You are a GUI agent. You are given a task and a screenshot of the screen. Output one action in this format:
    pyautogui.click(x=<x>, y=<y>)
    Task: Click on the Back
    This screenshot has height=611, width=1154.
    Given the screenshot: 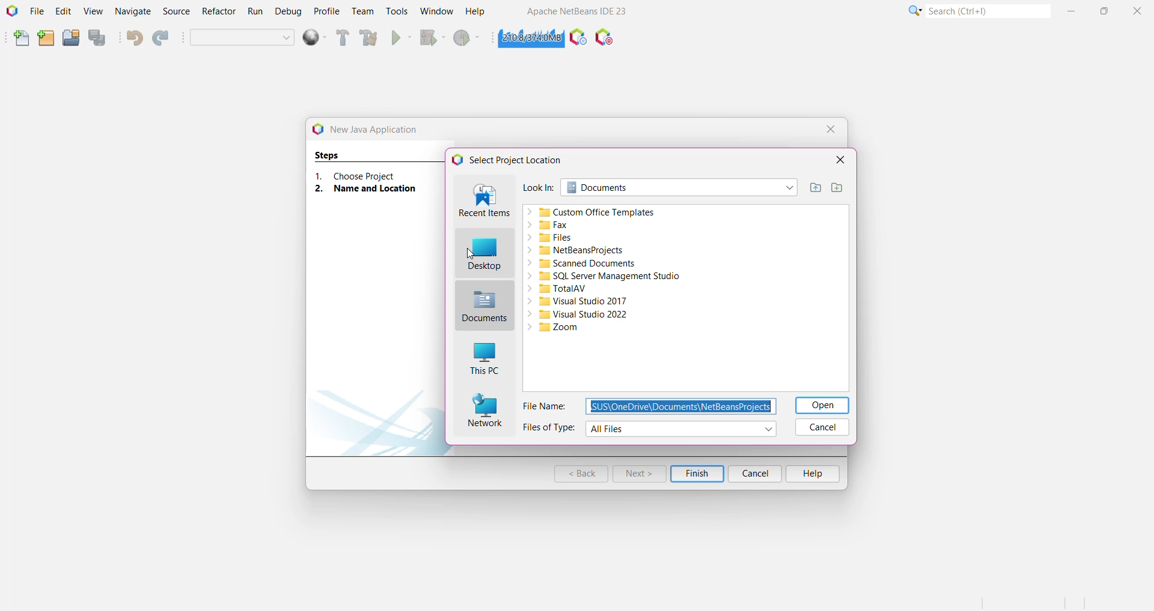 What is the action you would take?
    pyautogui.click(x=581, y=474)
    